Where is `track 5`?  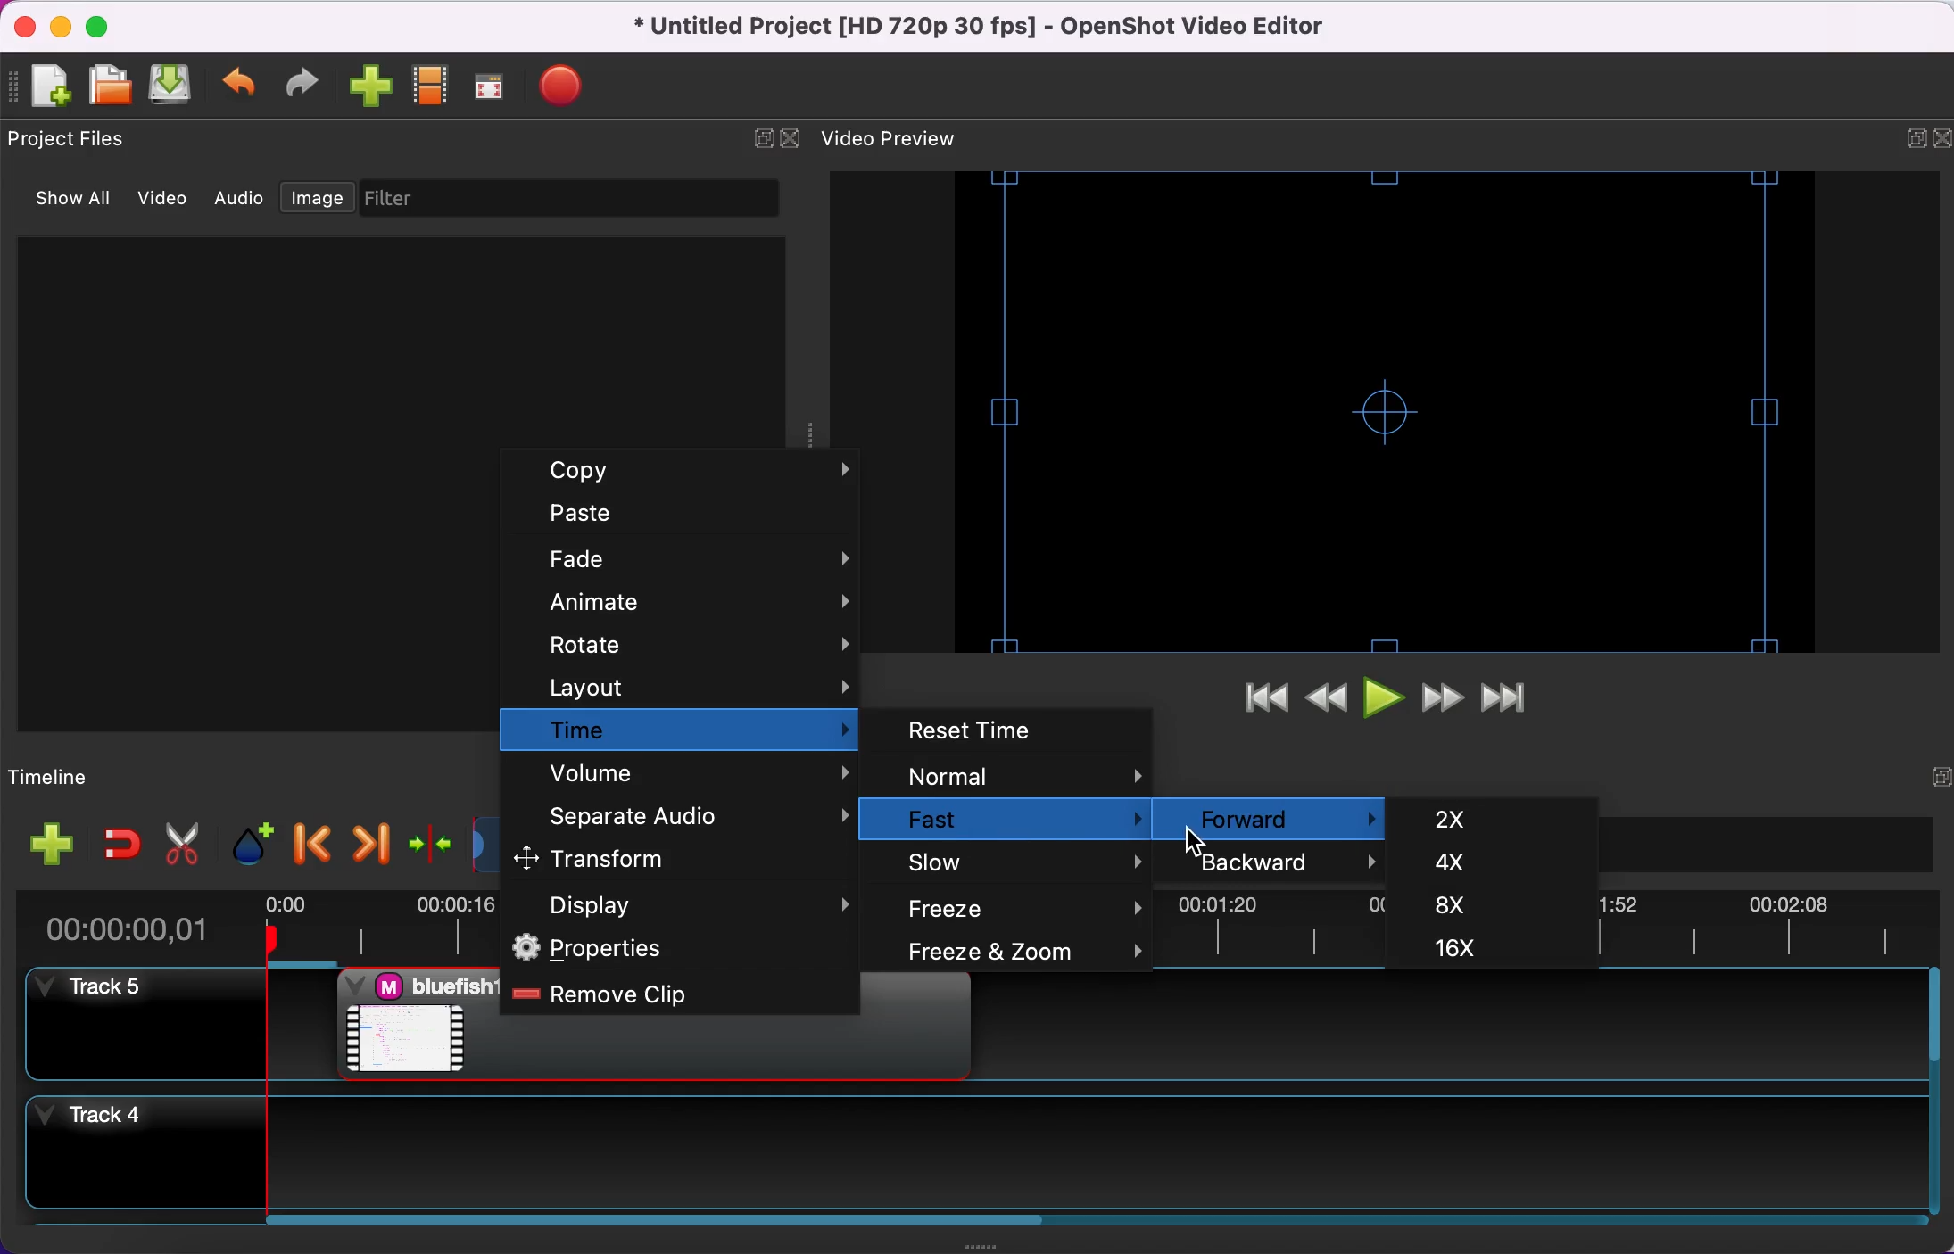
track 5 is located at coordinates (146, 1023).